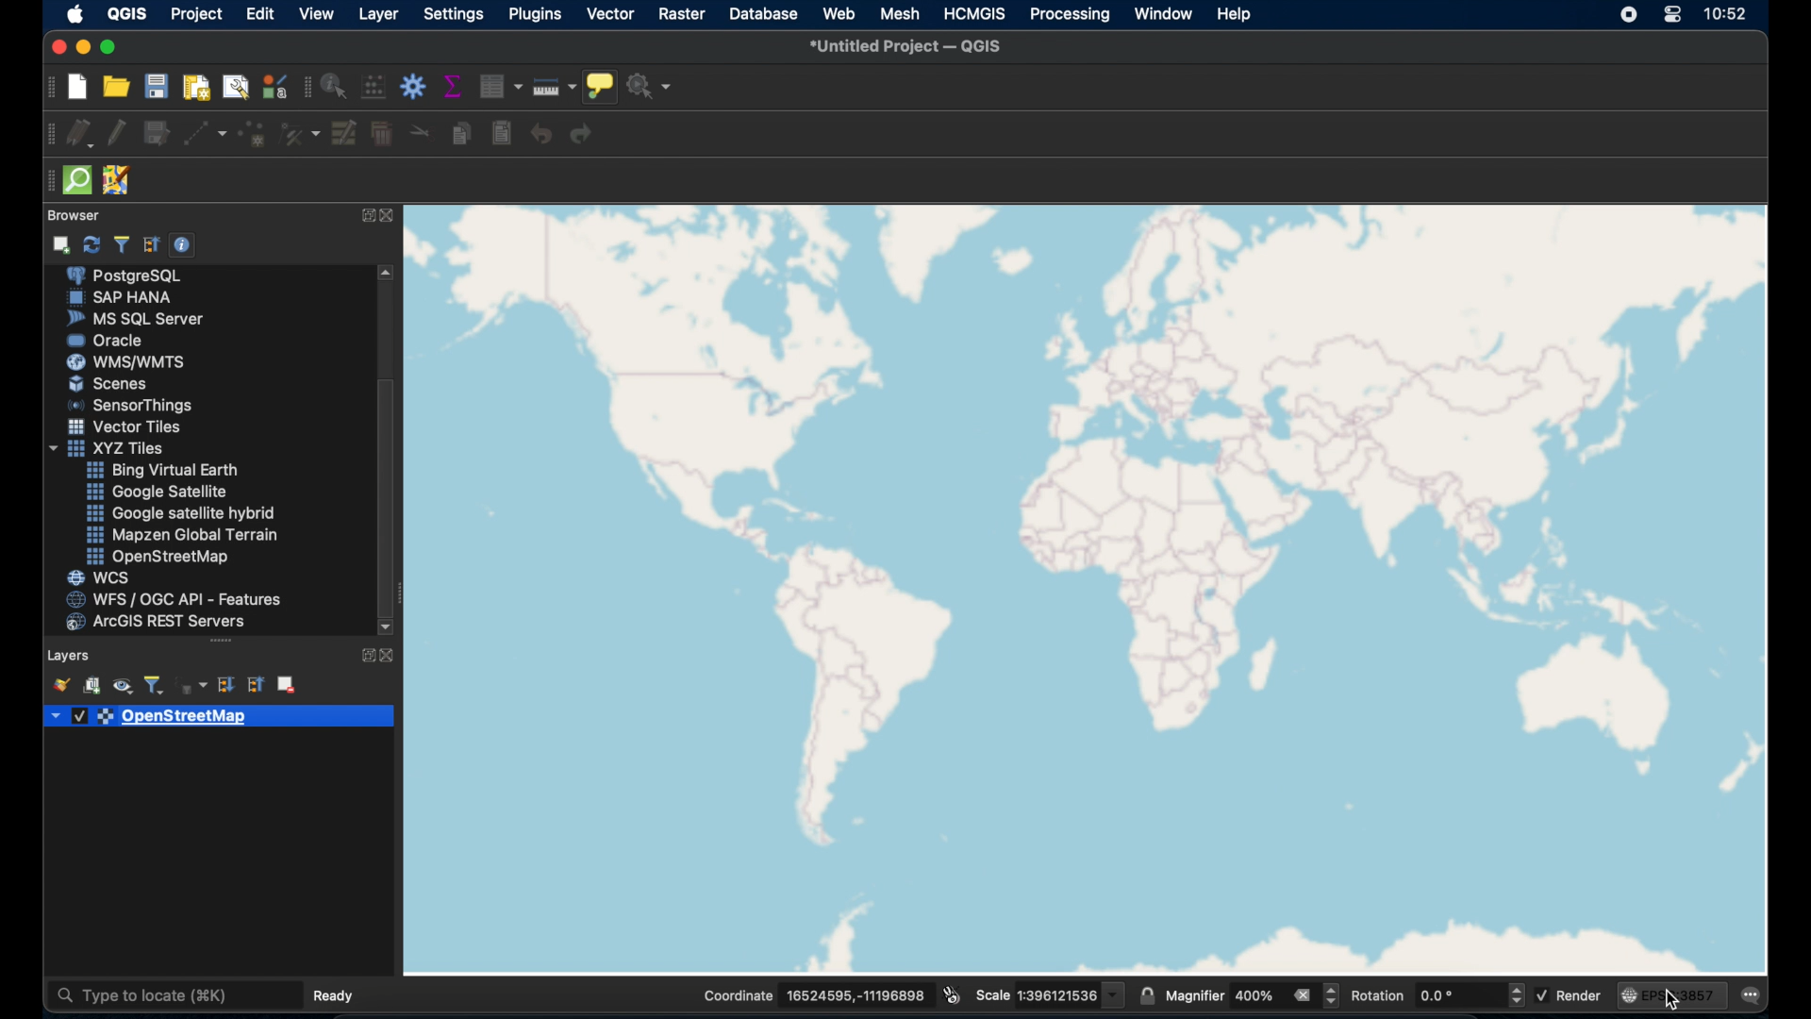  Describe the element at coordinates (174, 599) in the screenshot. I see `wfs/ogc api - features` at that location.